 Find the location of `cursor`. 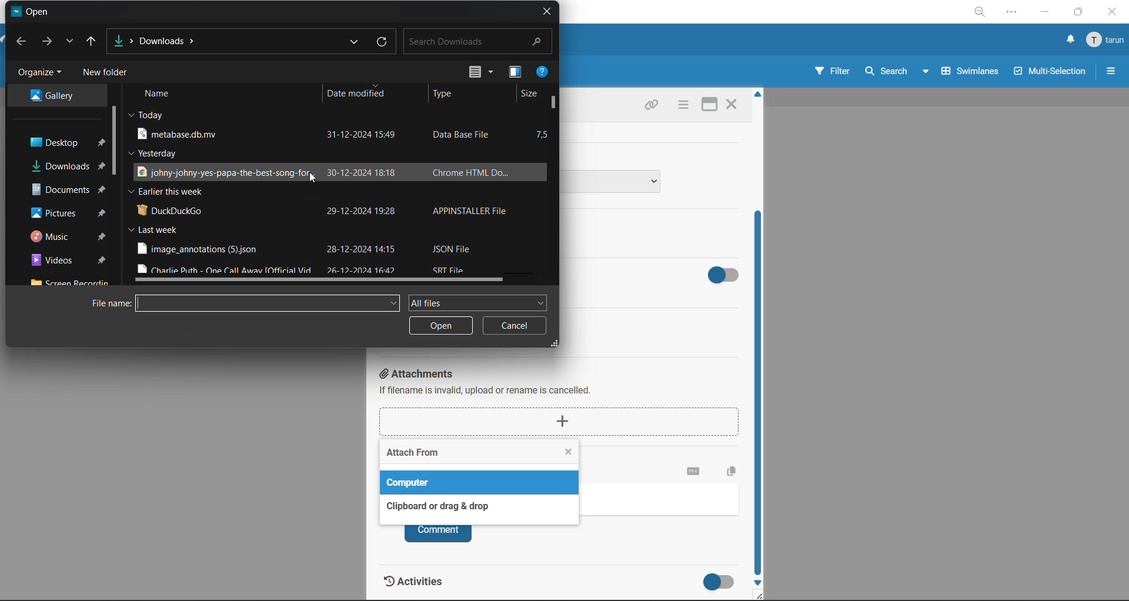

cursor is located at coordinates (313, 179).